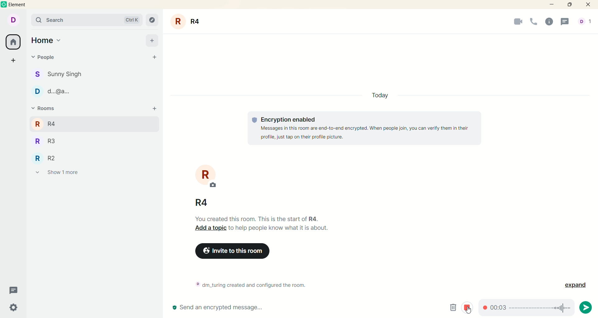 Image resolution: width=598 pixels, height=318 pixels. Describe the element at coordinates (586, 306) in the screenshot. I see `send` at that location.